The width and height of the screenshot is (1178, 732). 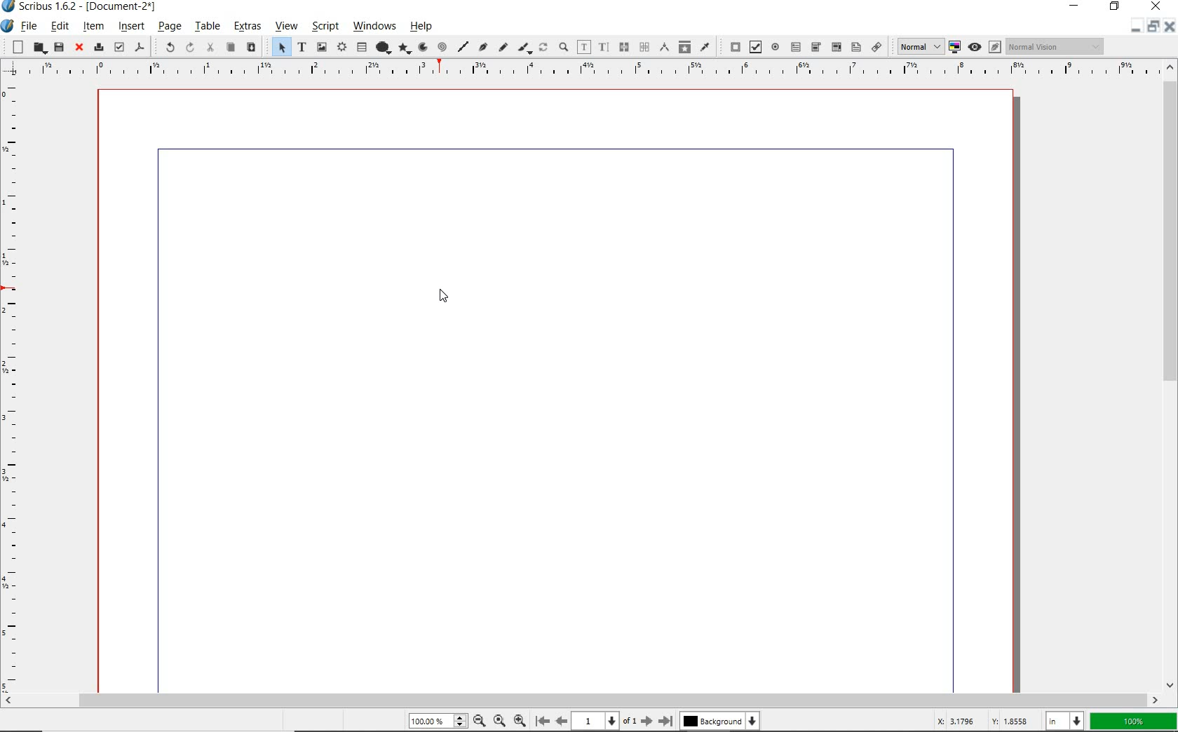 What do you see at coordinates (776, 47) in the screenshot?
I see `pdf radio button` at bounding box center [776, 47].